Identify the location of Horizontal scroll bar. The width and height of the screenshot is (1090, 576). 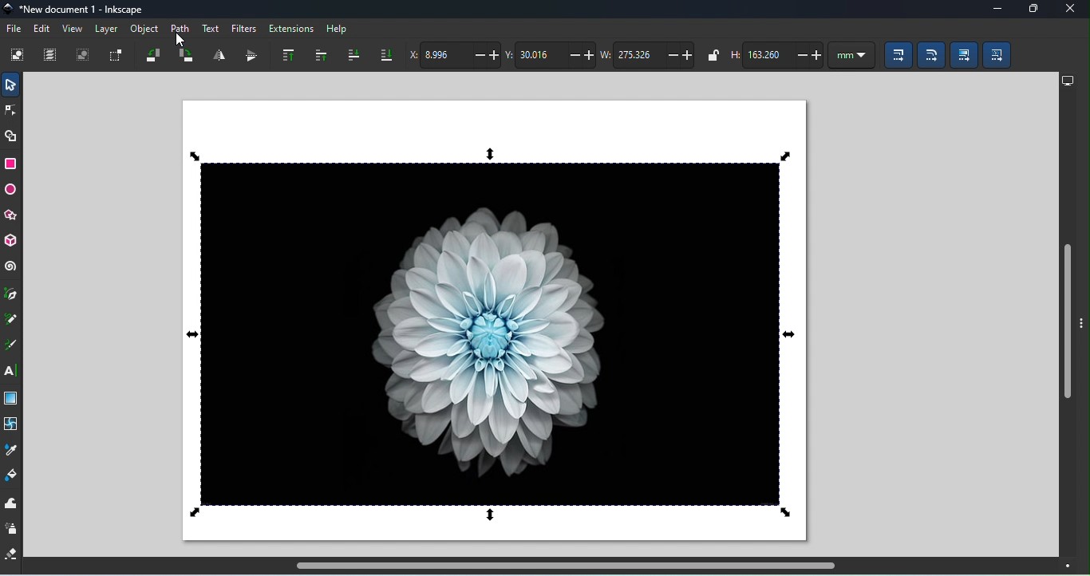
(563, 569).